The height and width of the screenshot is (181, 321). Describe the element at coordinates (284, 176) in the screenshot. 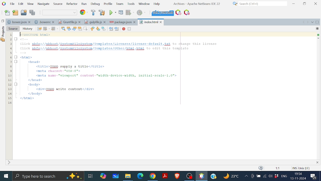

I see `languge` at that location.